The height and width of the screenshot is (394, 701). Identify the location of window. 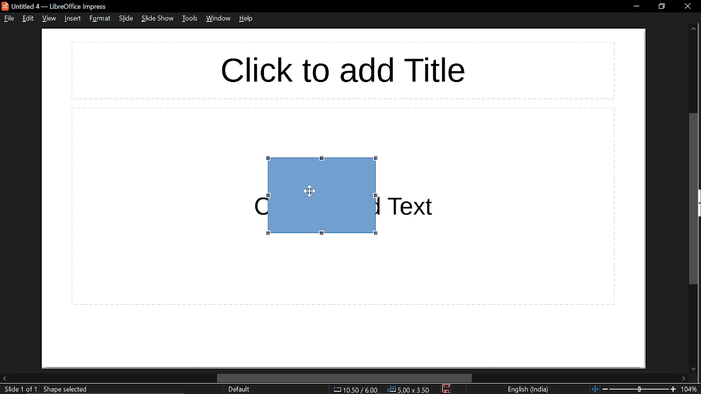
(218, 19).